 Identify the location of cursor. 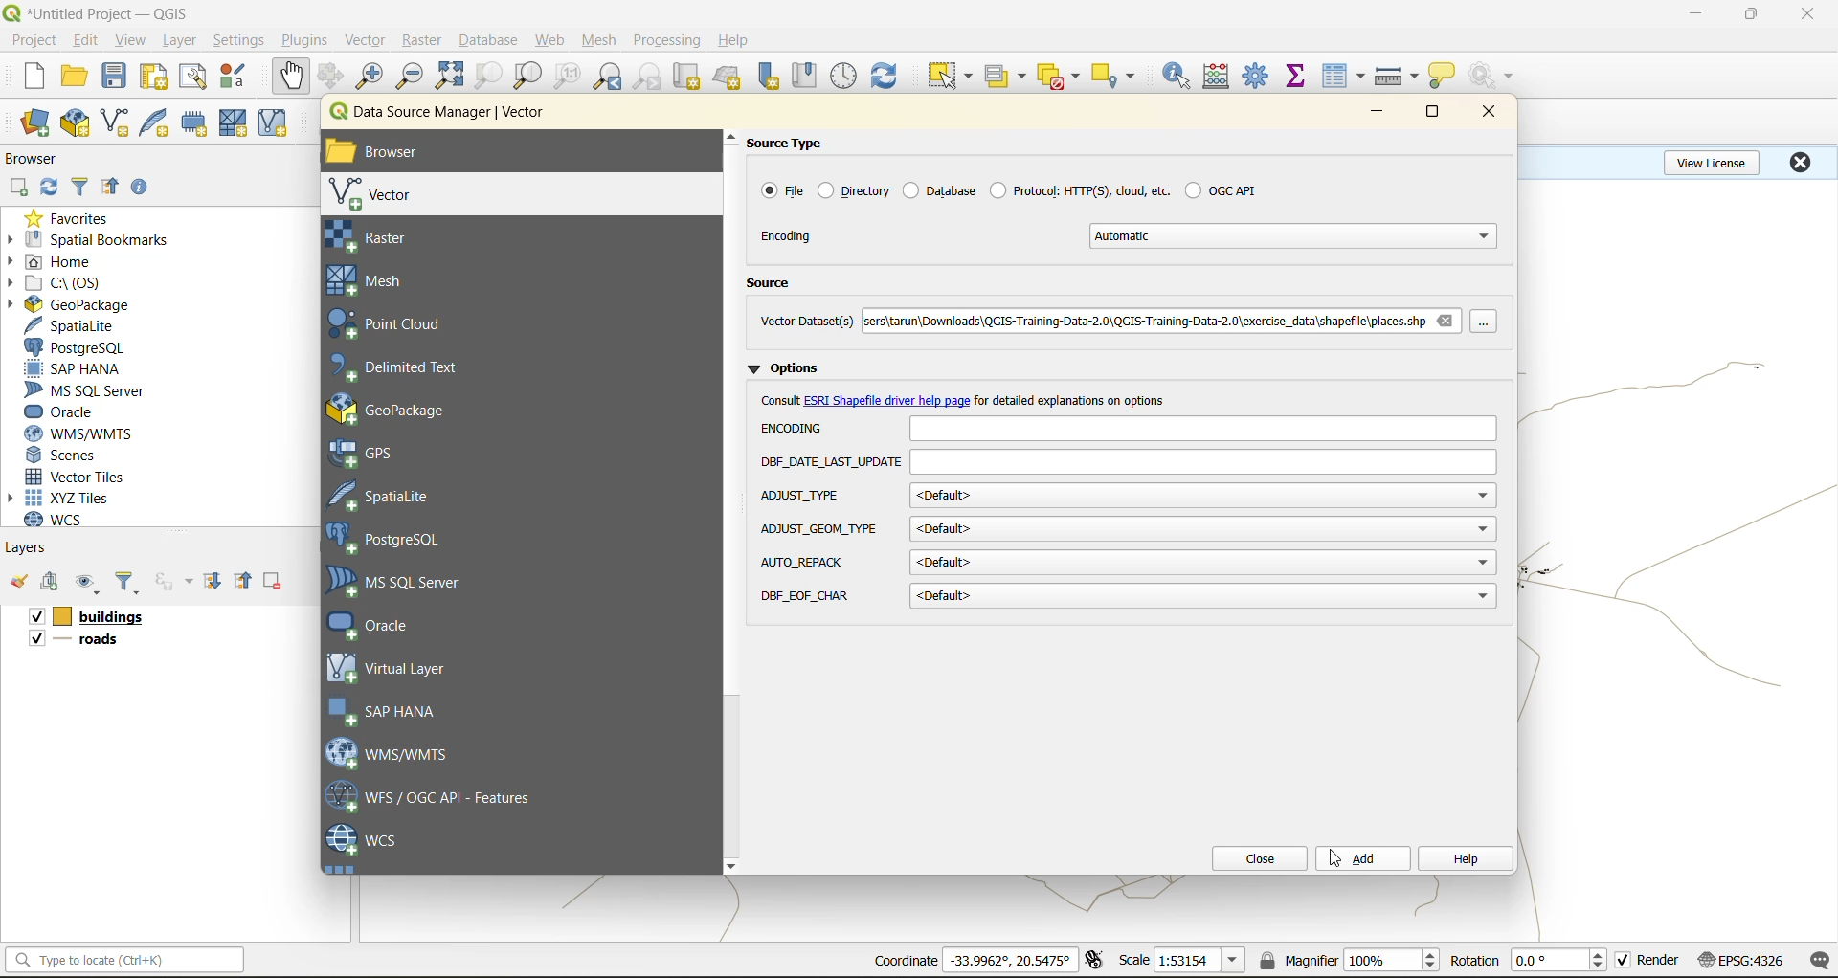
(1336, 859).